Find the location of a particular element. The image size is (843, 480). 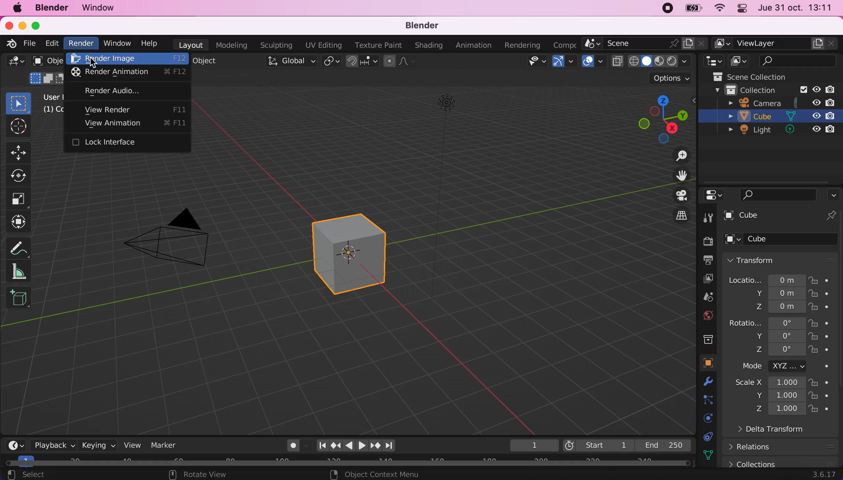

data is located at coordinates (711, 436).